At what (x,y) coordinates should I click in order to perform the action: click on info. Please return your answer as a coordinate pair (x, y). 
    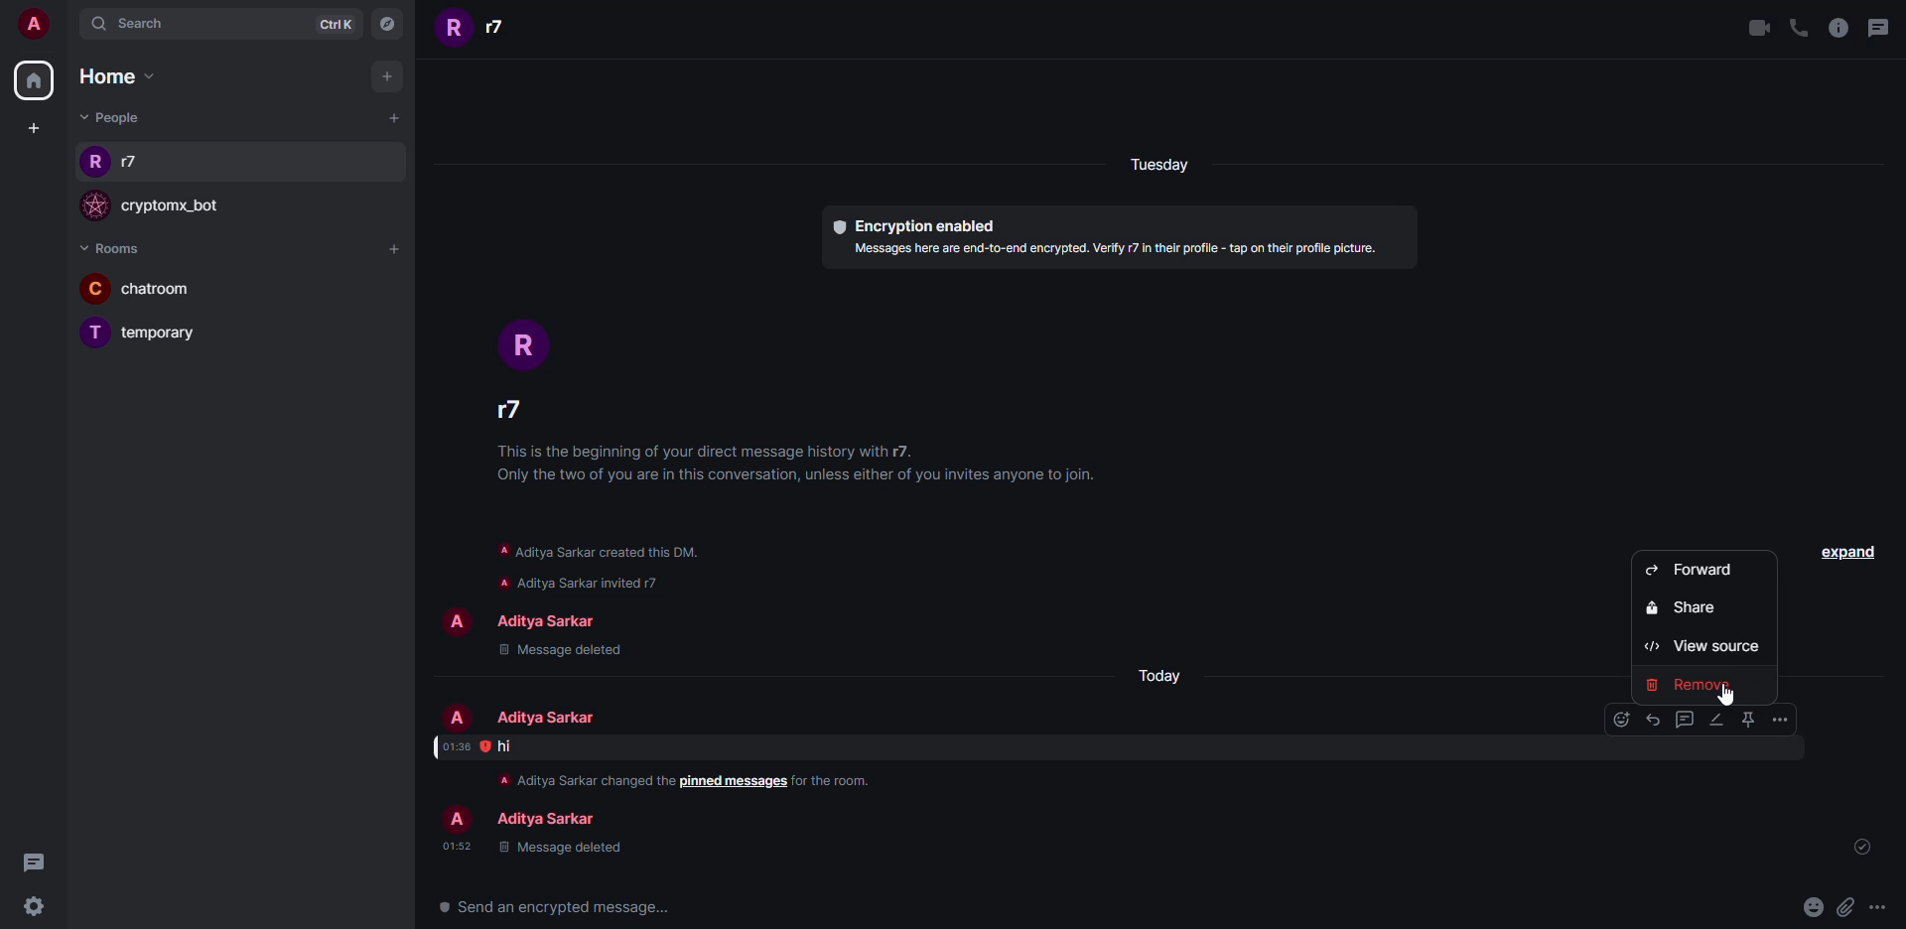
    Looking at the image, I should click on (579, 779).